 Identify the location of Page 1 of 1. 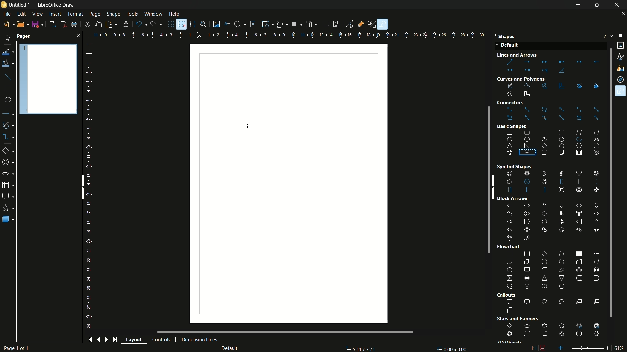
(19, 348).